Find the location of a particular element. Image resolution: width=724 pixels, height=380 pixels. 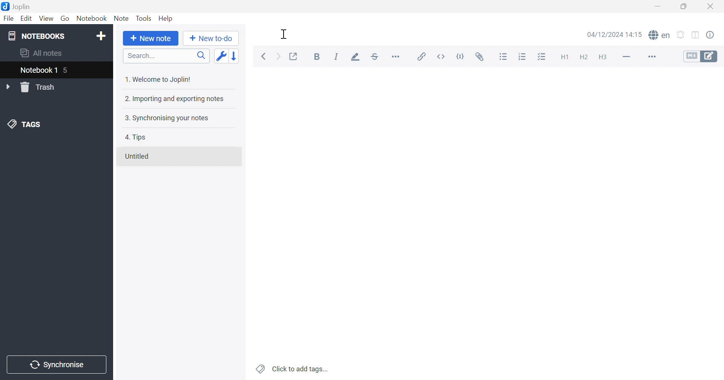

Help is located at coordinates (166, 18).